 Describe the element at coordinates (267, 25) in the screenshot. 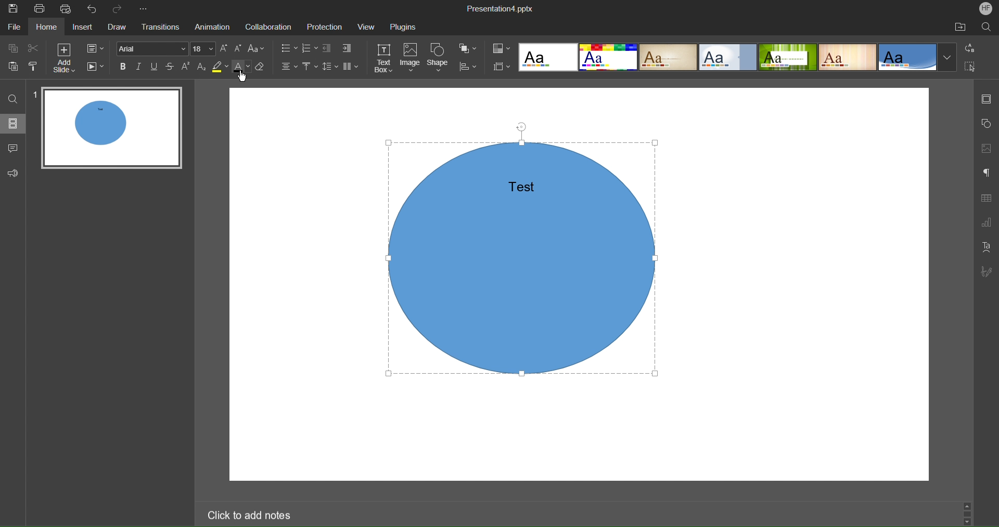

I see `Collaboration` at that location.